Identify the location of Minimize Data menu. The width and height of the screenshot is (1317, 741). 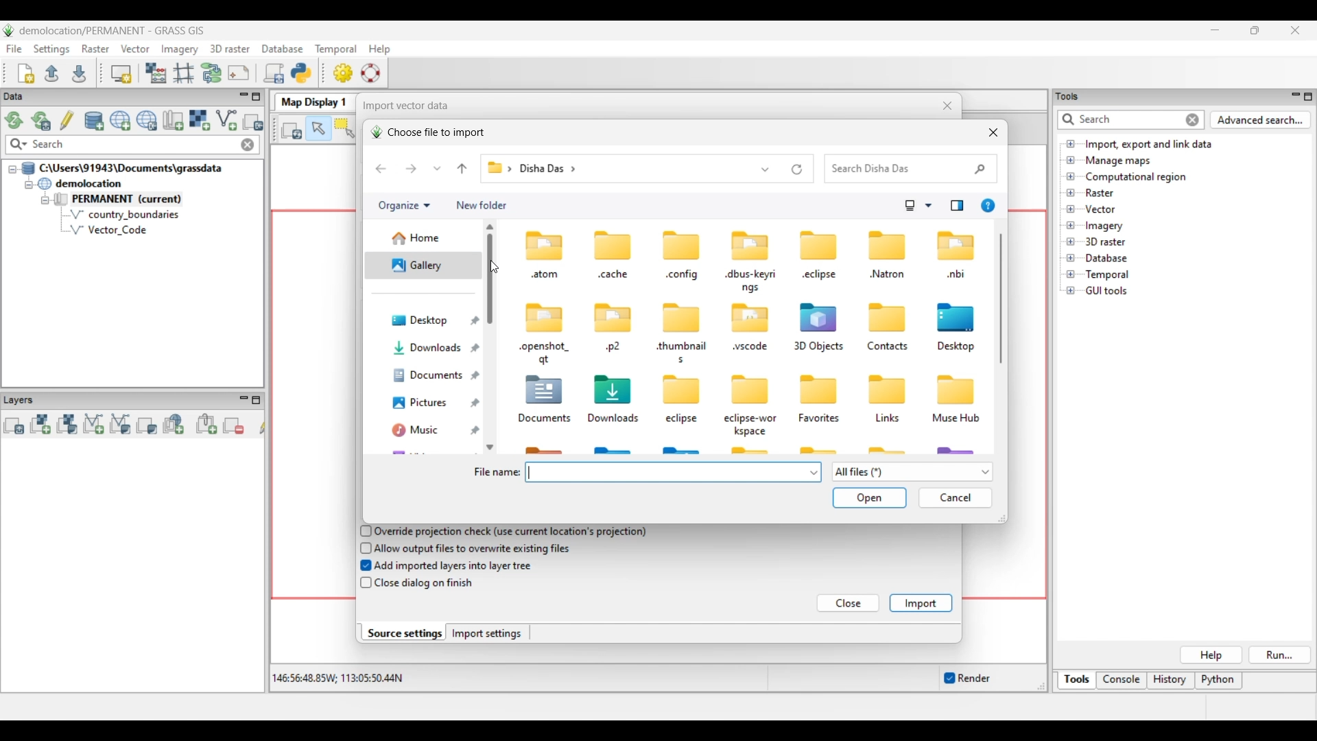
(244, 97).